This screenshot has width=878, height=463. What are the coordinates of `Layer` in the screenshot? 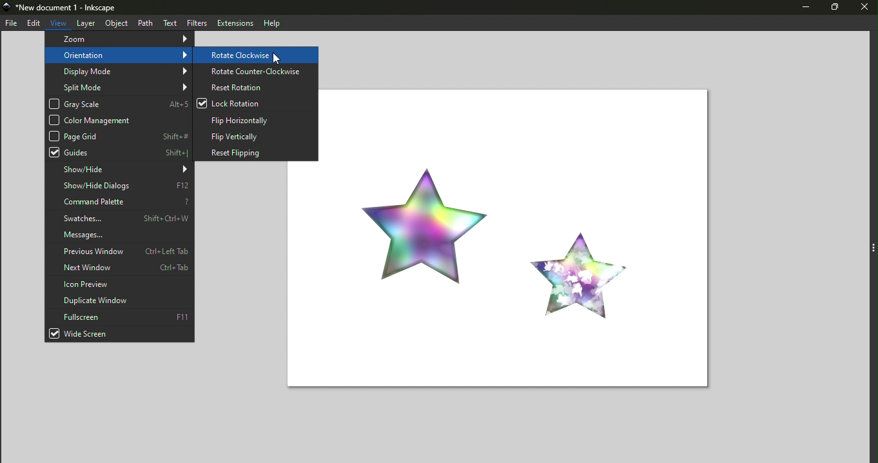 It's located at (86, 23).